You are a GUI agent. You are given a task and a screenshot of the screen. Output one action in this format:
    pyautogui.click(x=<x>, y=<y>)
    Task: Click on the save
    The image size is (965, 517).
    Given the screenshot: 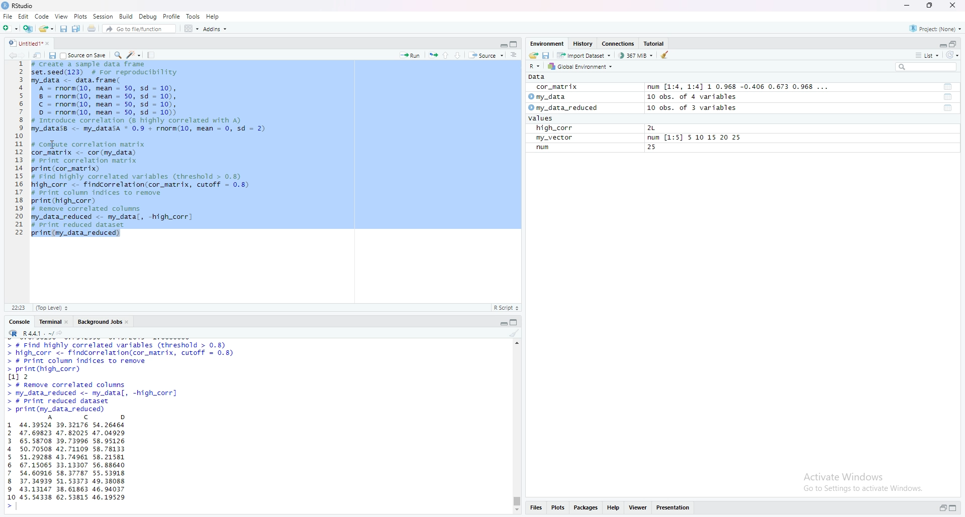 What is the action you would take?
    pyautogui.click(x=547, y=55)
    